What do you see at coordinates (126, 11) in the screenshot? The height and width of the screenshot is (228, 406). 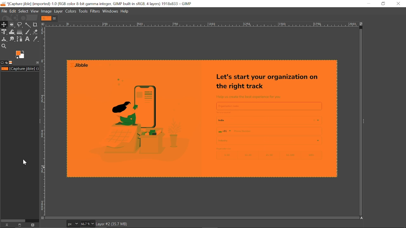 I see `Help` at bounding box center [126, 11].